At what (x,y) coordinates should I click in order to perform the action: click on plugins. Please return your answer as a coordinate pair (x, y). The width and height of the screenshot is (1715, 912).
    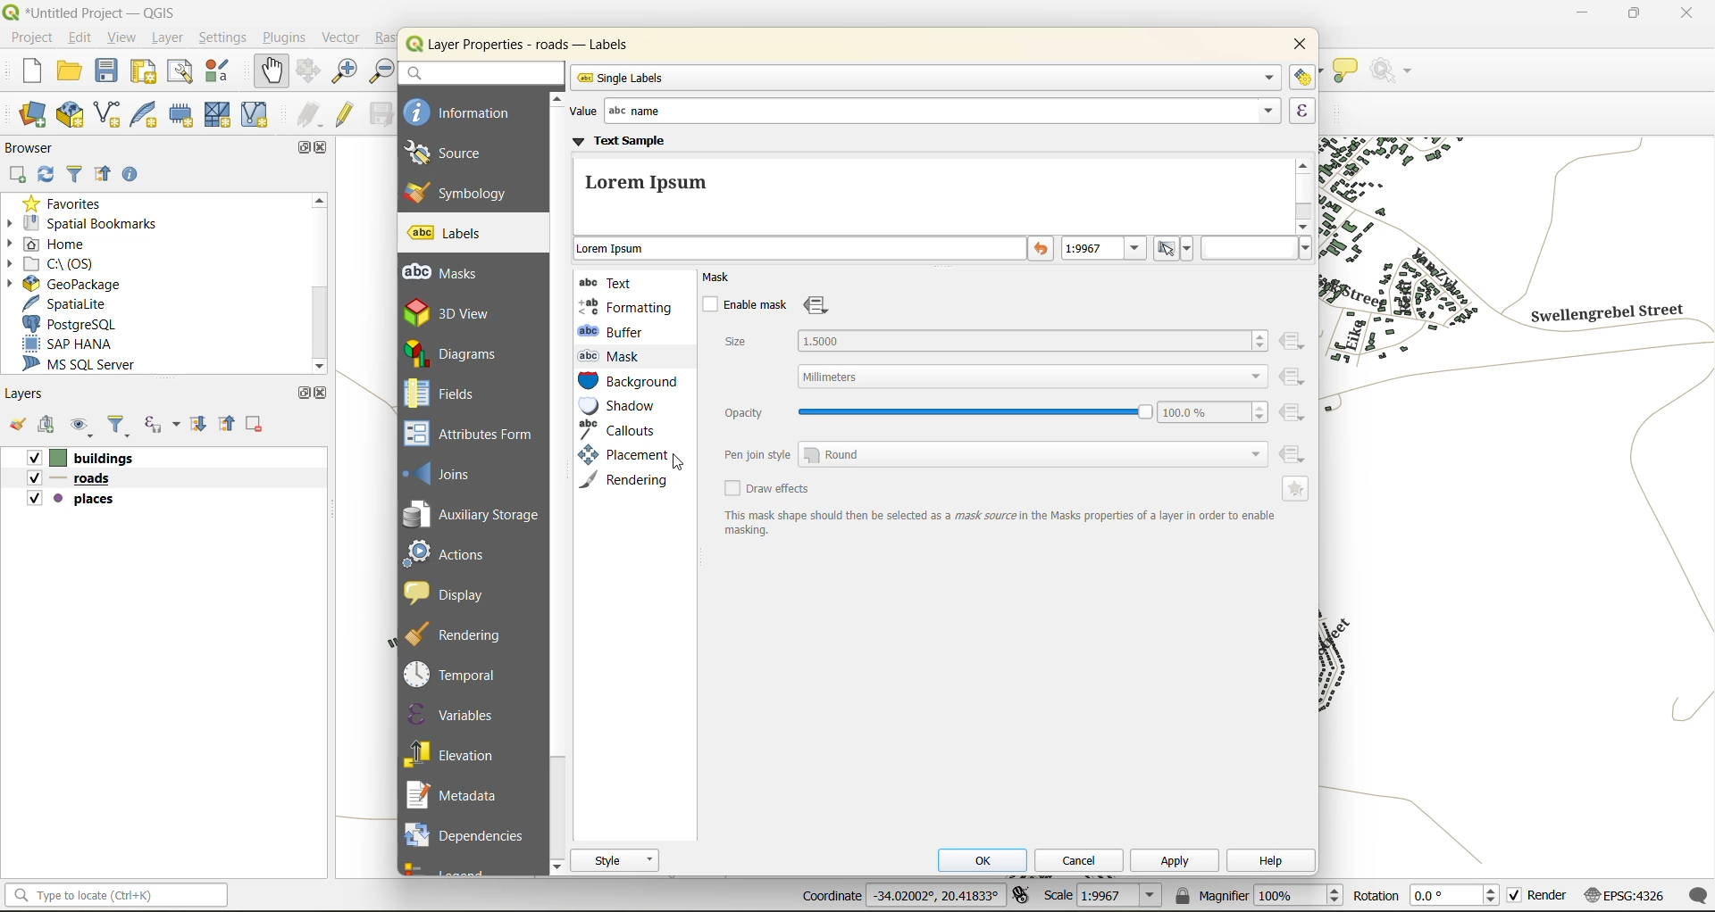
    Looking at the image, I should click on (285, 40).